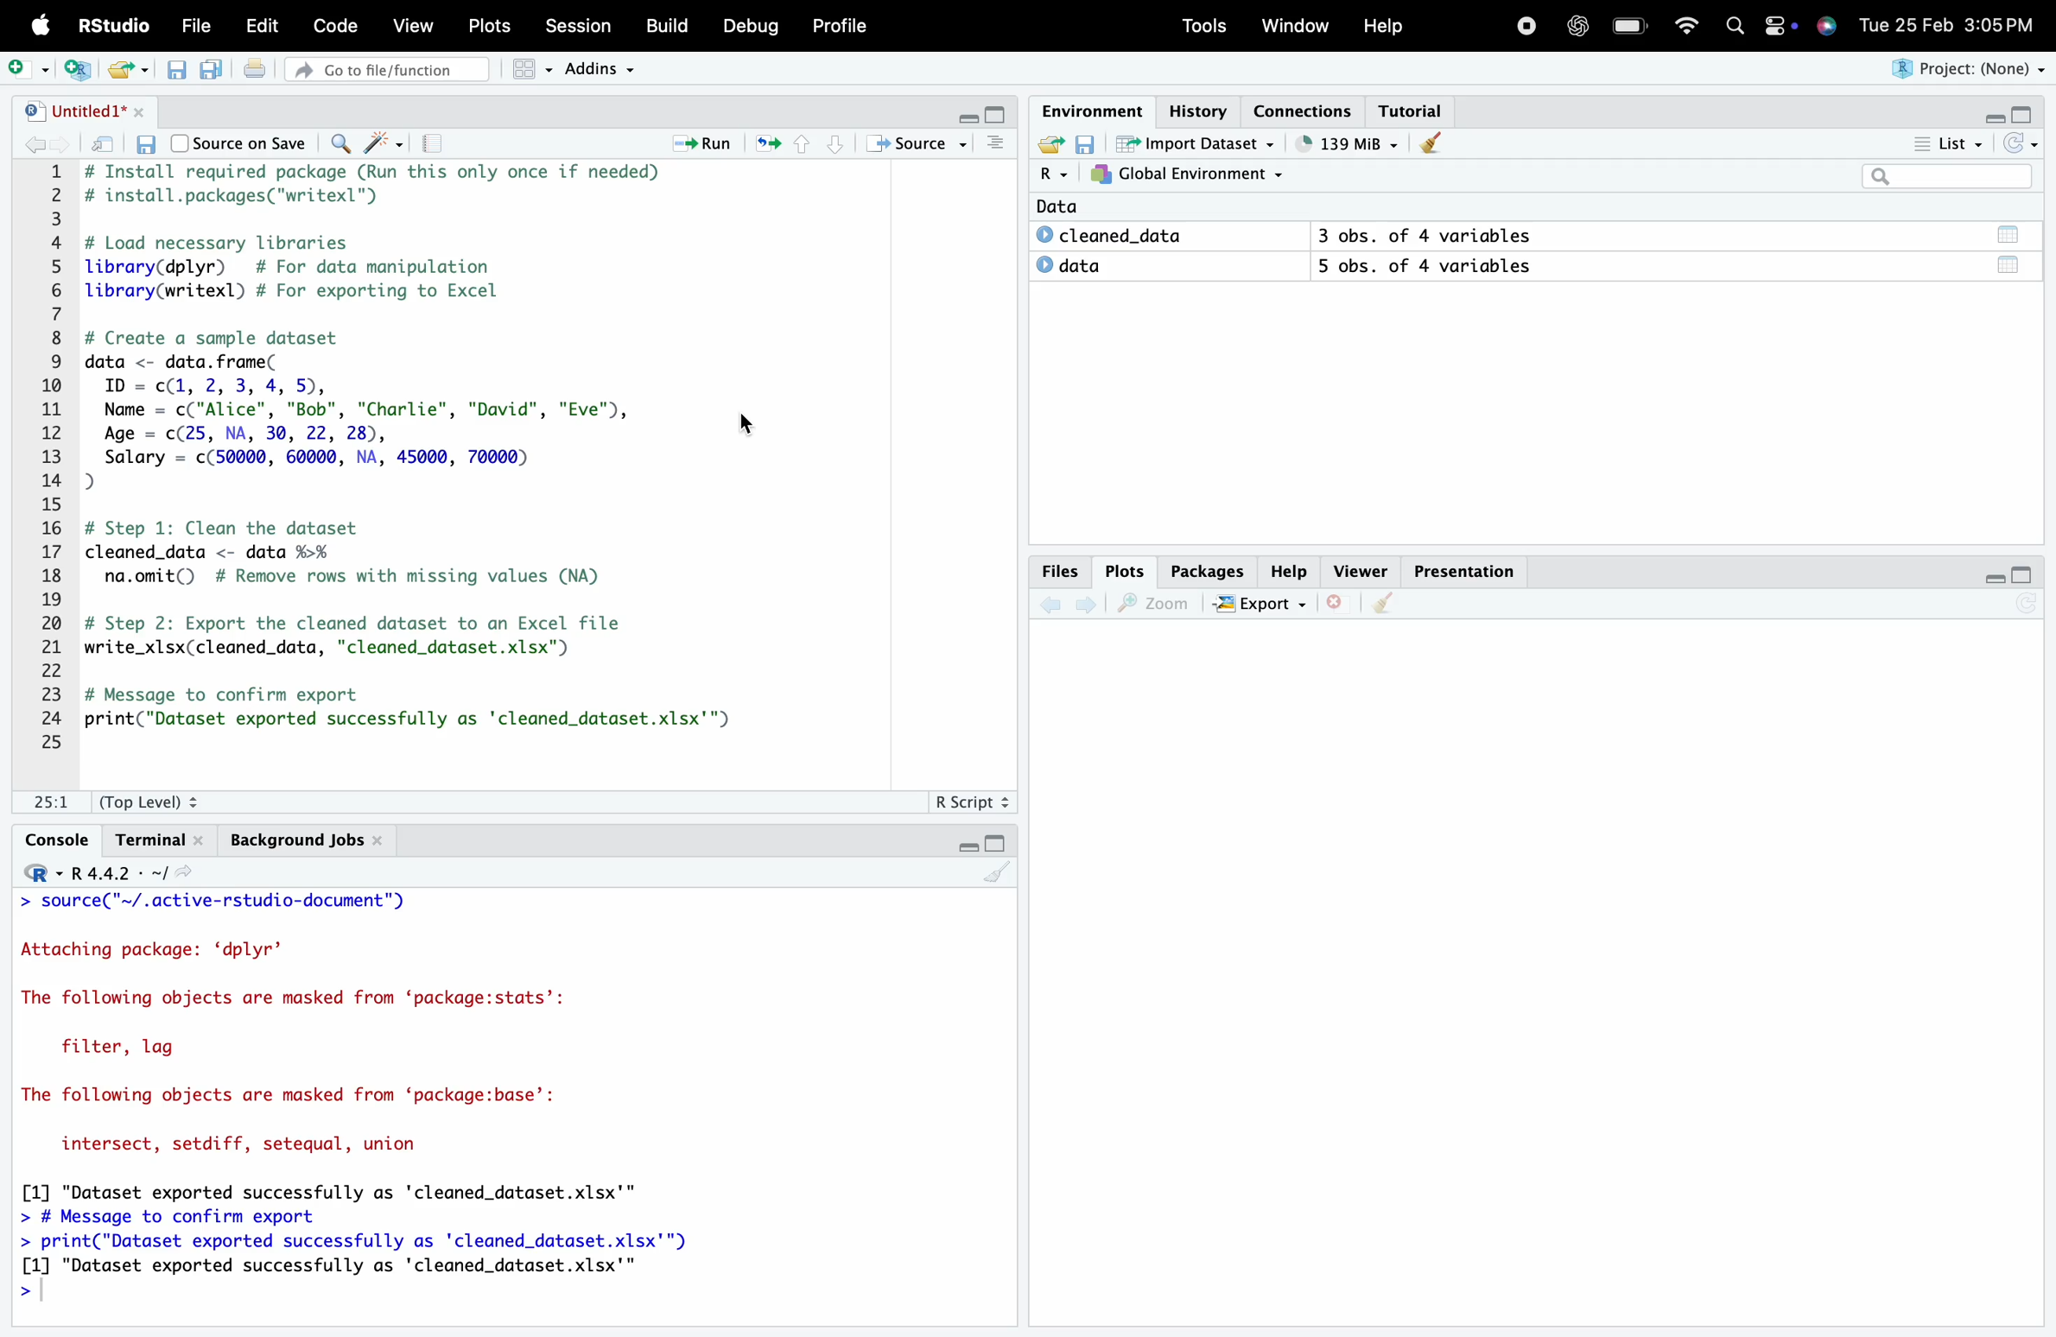 This screenshot has width=2056, height=1337. I want to click on Save all open documents (Ctrl + Alt + S), so click(213, 71).